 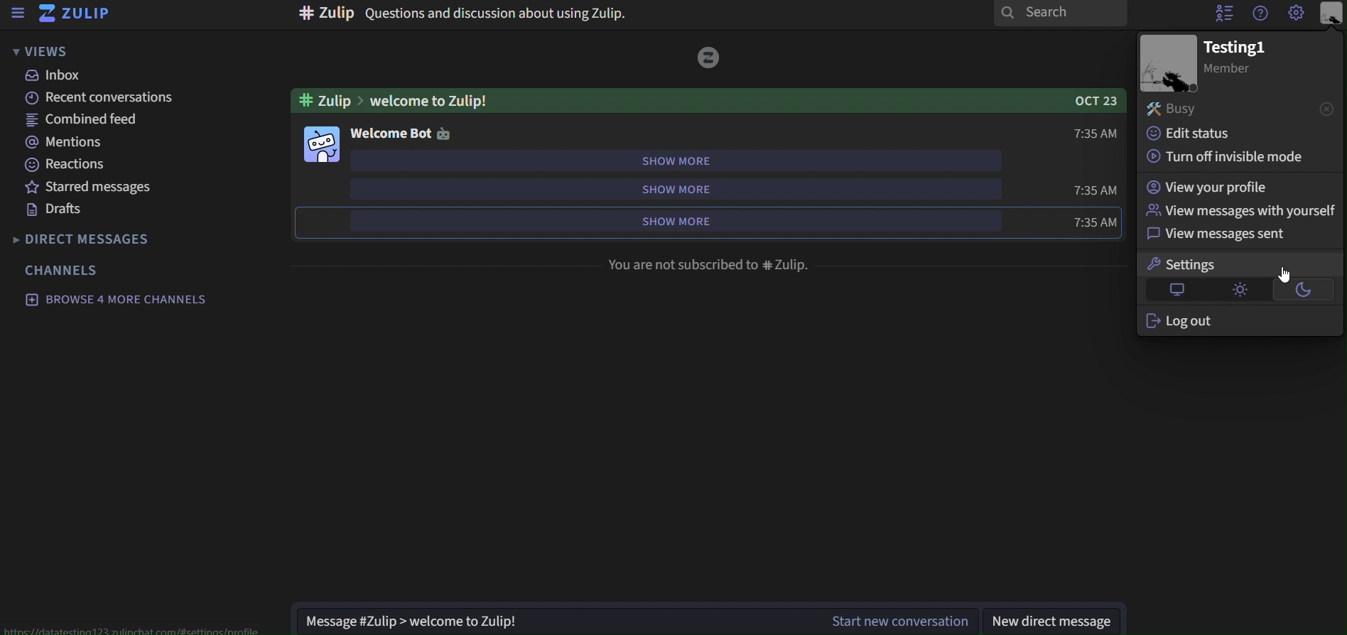 I want to click on Member, so click(x=1237, y=70).